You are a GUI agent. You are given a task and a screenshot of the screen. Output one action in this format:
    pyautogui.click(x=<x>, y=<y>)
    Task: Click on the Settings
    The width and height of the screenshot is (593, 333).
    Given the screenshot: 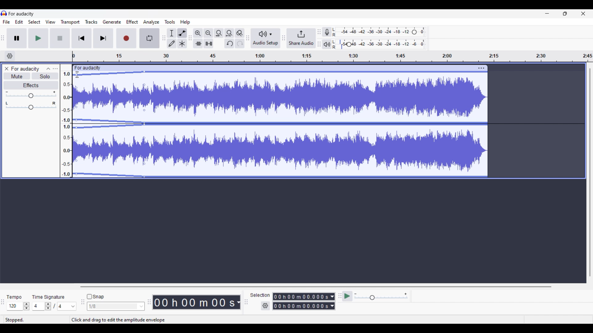 What is the action you would take?
    pyautogui.click(x=266, y=306)
    